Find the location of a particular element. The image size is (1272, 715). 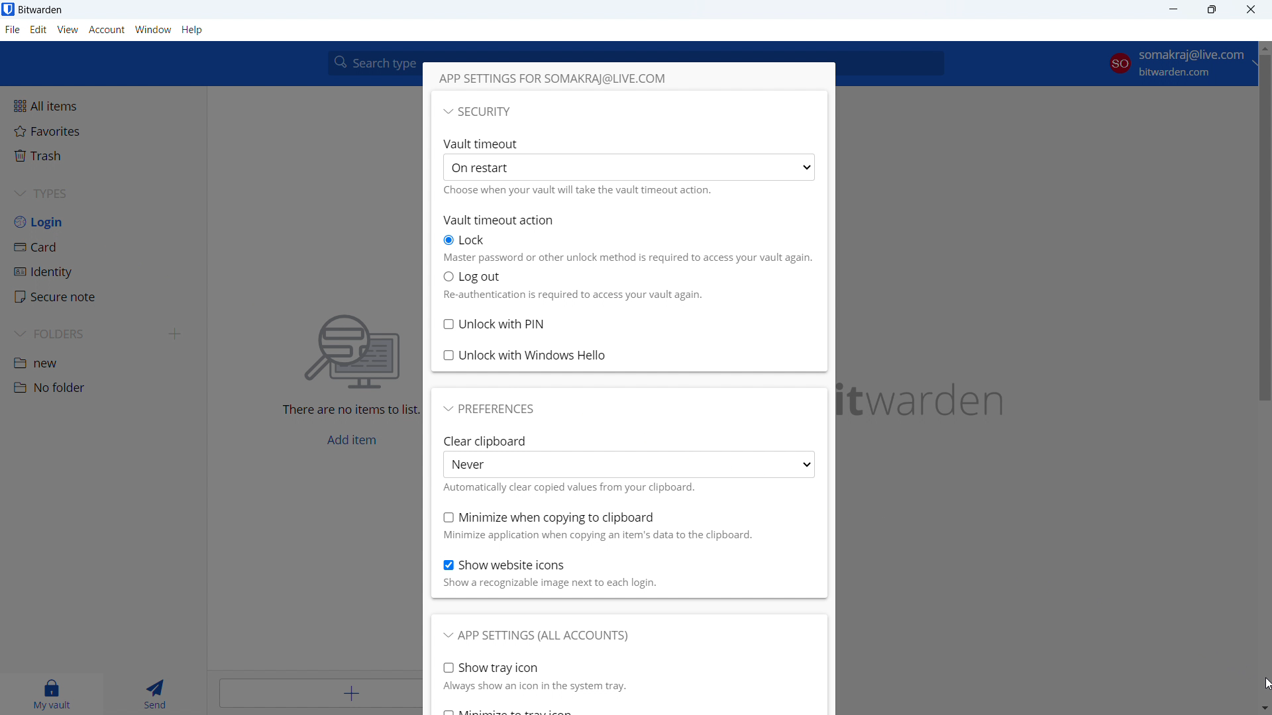

security is located at coordinates (478, 111).